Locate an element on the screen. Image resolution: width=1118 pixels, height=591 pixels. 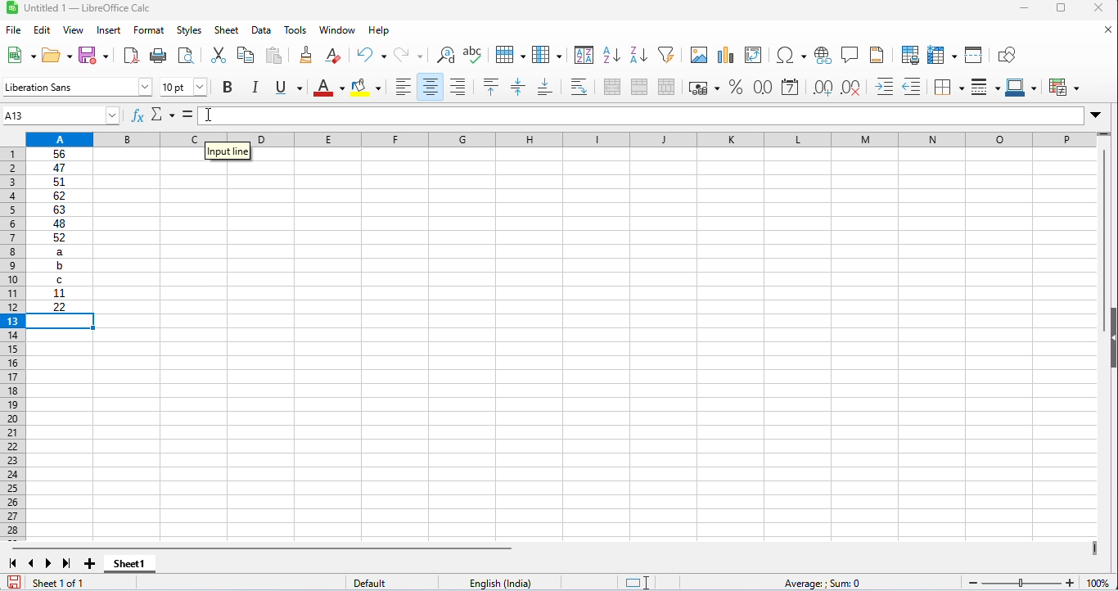
Indicates standard selection is located at coordinates (637, 583).